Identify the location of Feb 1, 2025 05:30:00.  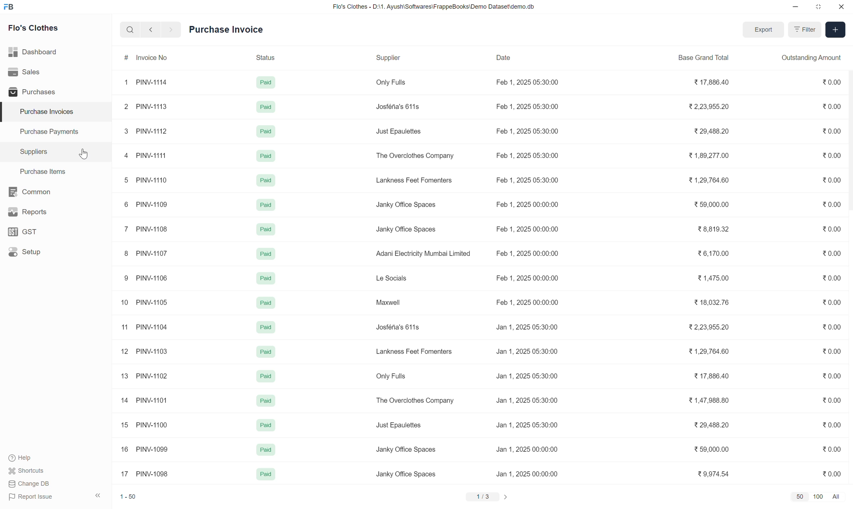
(529, 180).